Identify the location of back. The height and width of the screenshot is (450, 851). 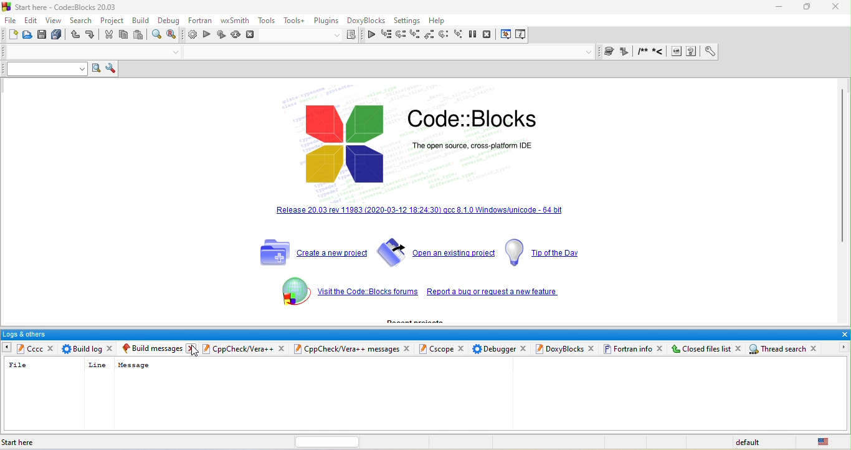
(6, 347).